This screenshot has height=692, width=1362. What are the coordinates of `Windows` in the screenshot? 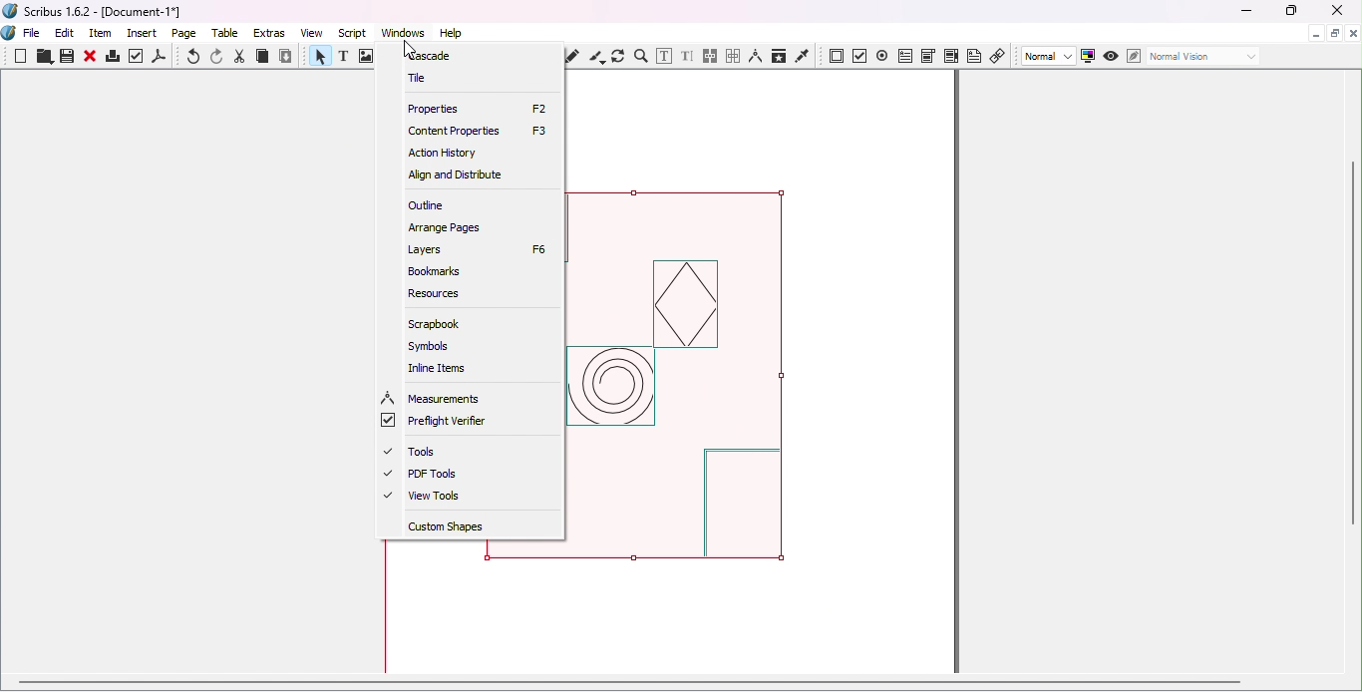 It's located at (403, 33).